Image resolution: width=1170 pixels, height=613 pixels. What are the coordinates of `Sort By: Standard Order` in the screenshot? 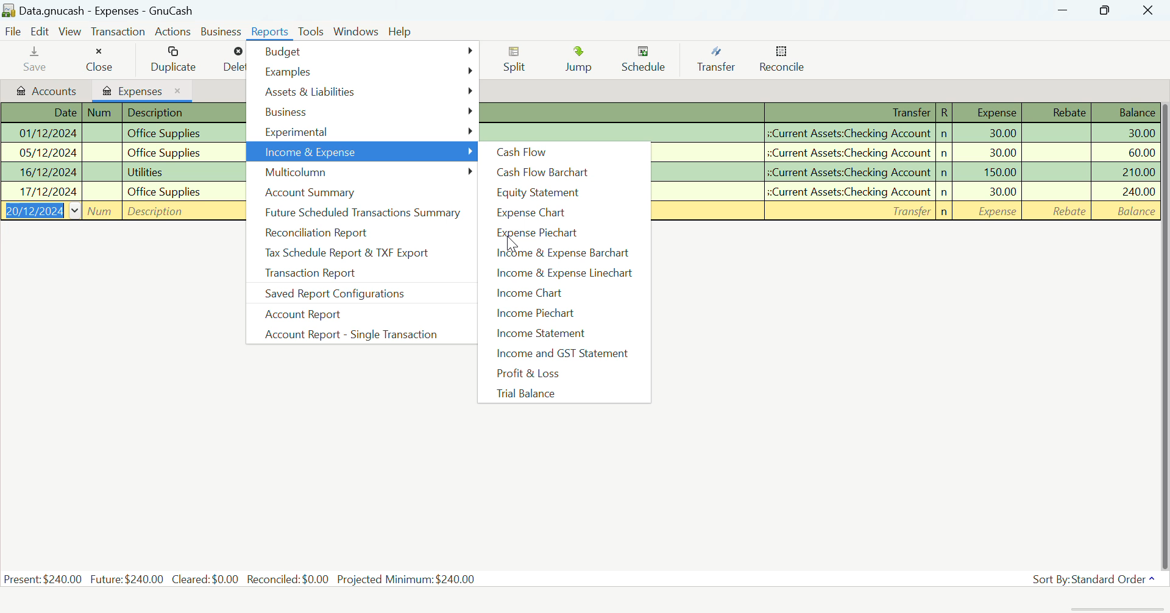 It's located at (1087, 579).